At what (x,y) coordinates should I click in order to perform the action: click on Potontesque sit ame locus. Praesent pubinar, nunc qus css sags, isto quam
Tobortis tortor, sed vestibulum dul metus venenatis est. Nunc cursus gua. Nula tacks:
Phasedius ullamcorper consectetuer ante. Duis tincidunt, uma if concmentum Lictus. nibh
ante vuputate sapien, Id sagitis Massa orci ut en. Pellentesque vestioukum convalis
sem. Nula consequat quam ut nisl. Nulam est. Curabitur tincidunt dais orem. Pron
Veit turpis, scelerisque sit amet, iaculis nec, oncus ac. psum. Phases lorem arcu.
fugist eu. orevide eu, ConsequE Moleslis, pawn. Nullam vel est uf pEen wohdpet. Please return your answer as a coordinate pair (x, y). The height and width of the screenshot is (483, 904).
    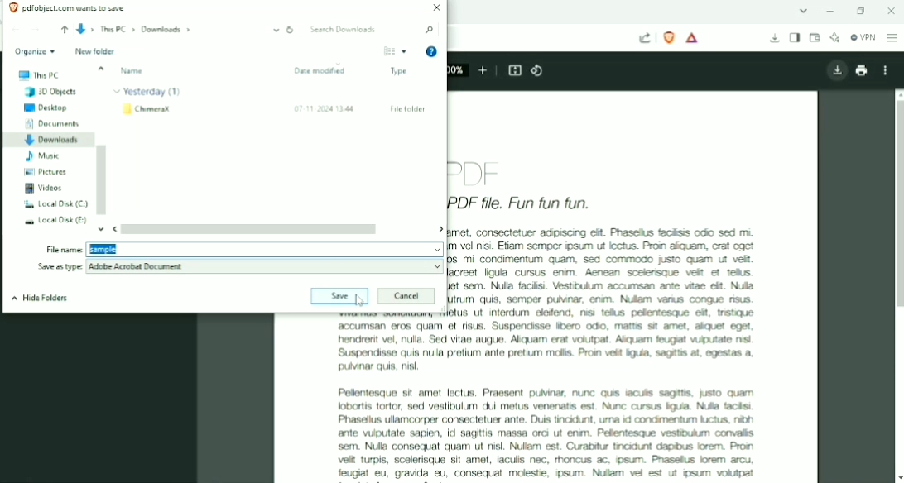
    Looking at the image, I should click on (547, 429).